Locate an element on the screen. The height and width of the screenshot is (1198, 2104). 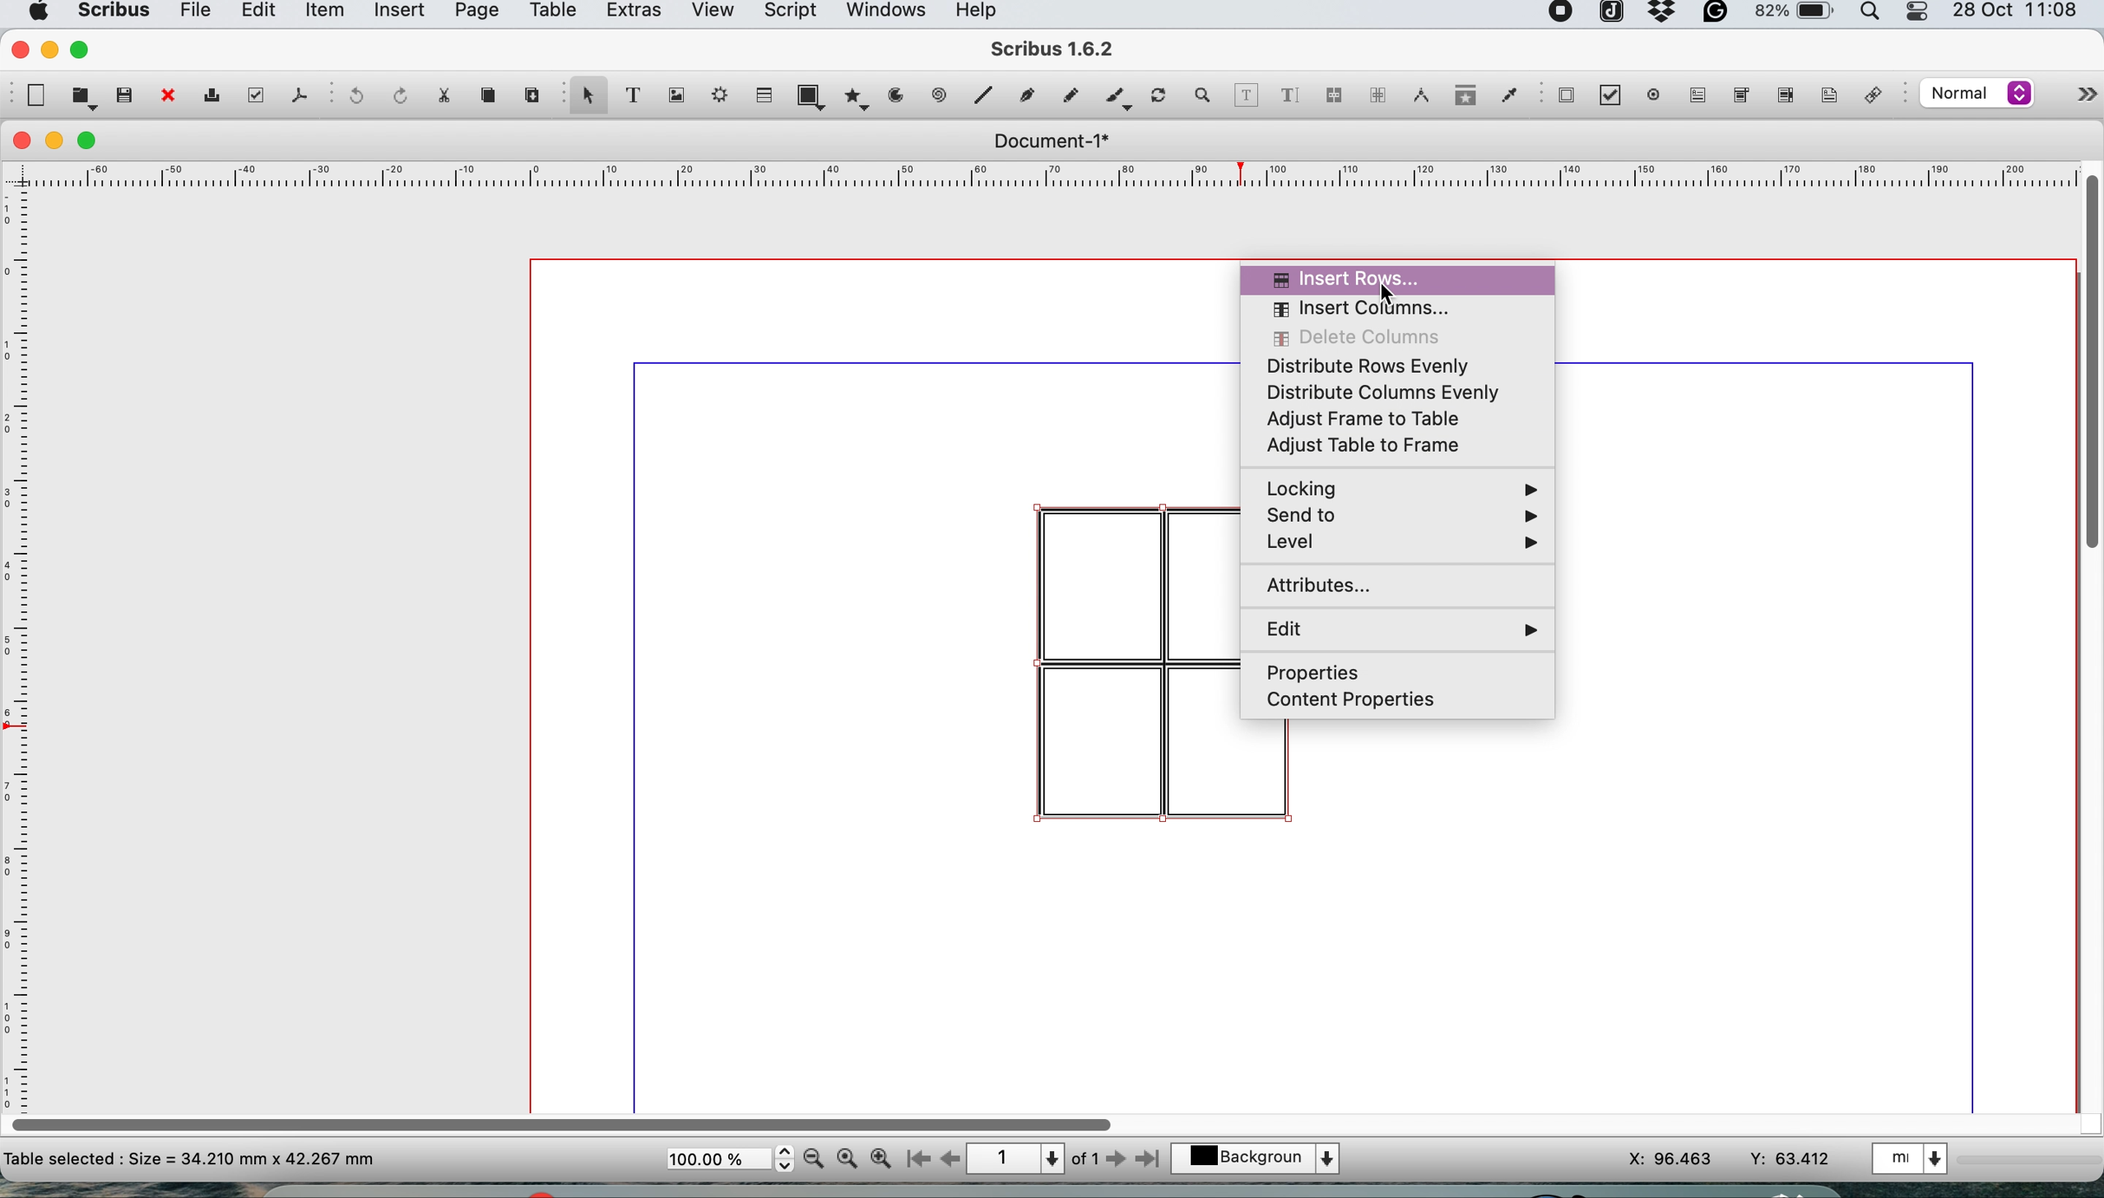
insert columns is located at coordinates (1359, 311).